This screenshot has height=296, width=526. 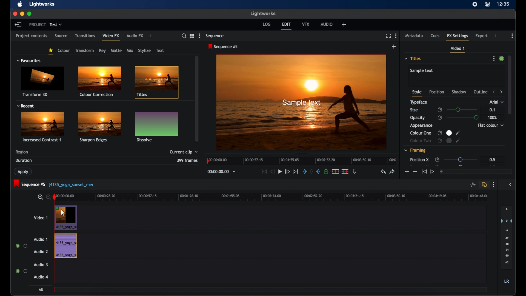 I want to click on add an out mark, so click(x=318, y=172).